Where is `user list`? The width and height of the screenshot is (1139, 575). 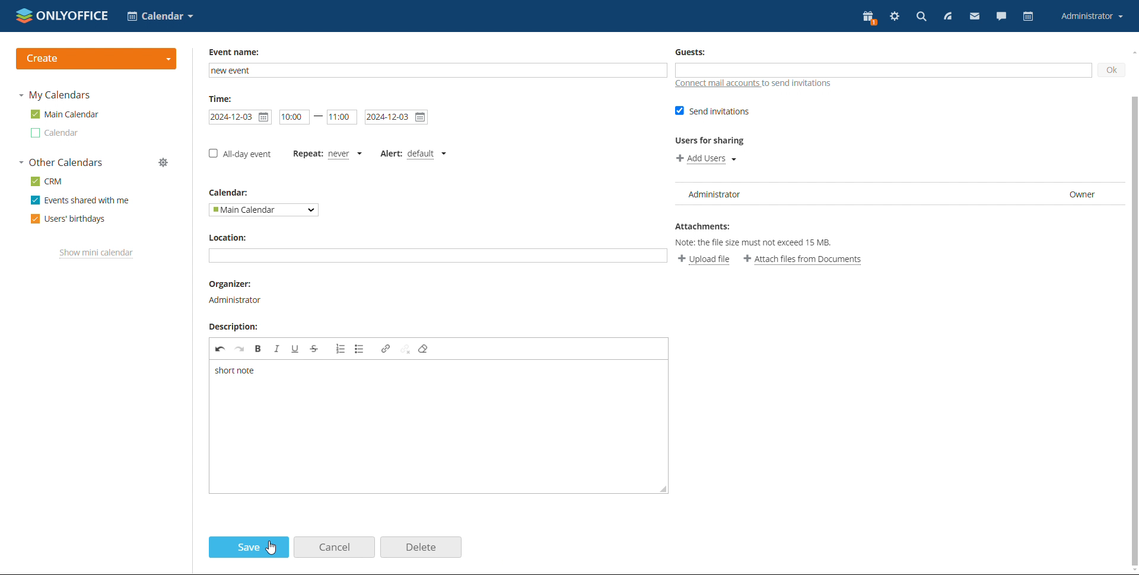
user list is located at coordinates (900, 194).